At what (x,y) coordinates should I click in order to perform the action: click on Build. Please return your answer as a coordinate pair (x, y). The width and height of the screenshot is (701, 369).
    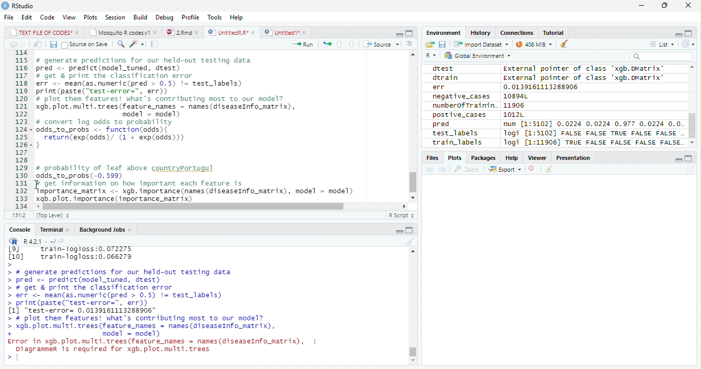
    Looking at the image, I should click on (141, 17).